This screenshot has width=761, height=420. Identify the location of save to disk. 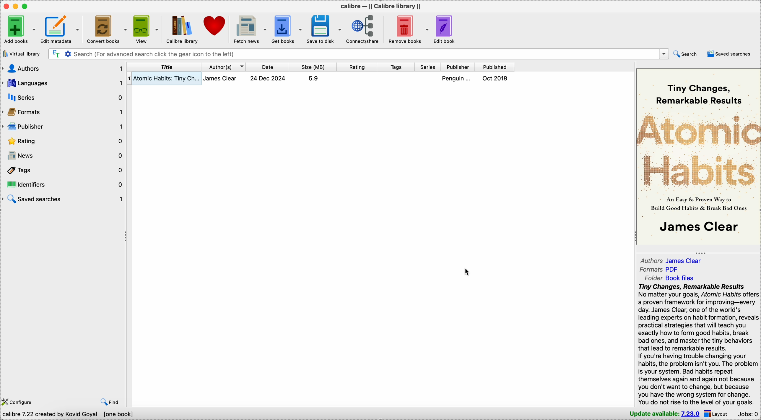
(325, 29).